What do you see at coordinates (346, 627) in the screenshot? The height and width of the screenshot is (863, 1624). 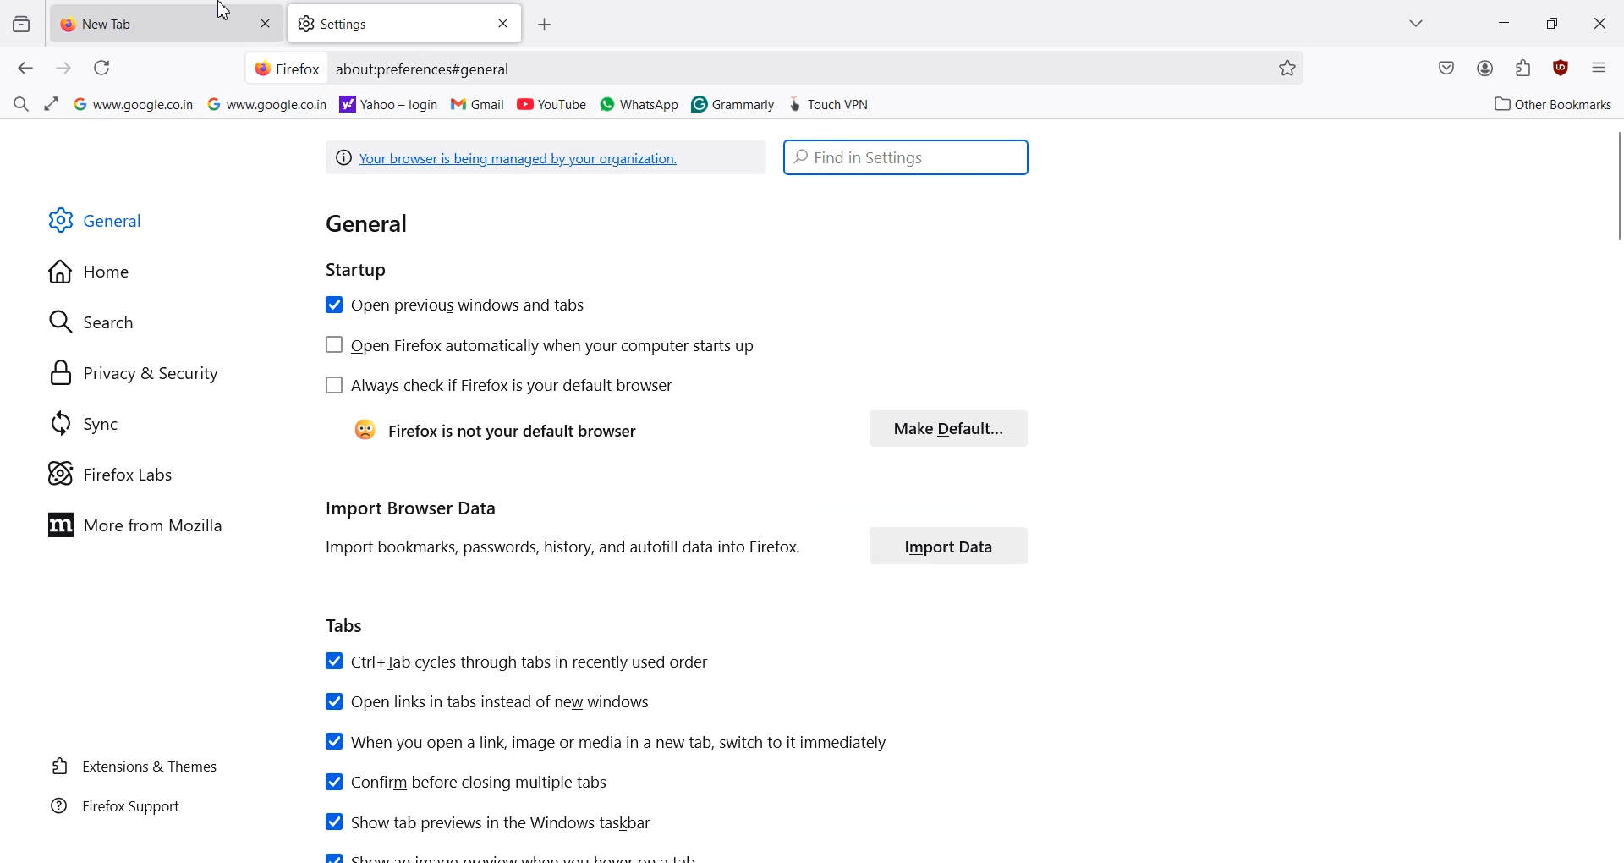 I see `Tabs` at bounding box center [346, 627].